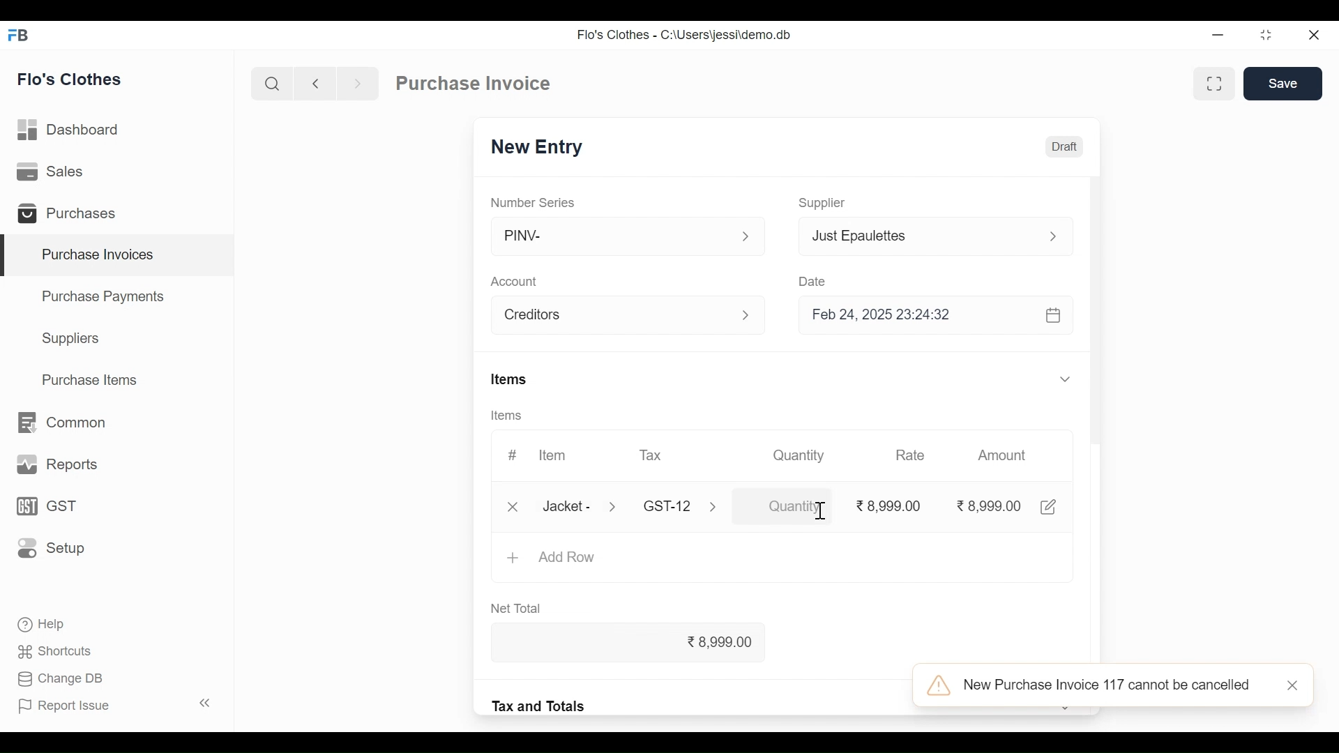  Describe the element at coordinates (751, 317) in the screenshot. I see `Expand` at that location.